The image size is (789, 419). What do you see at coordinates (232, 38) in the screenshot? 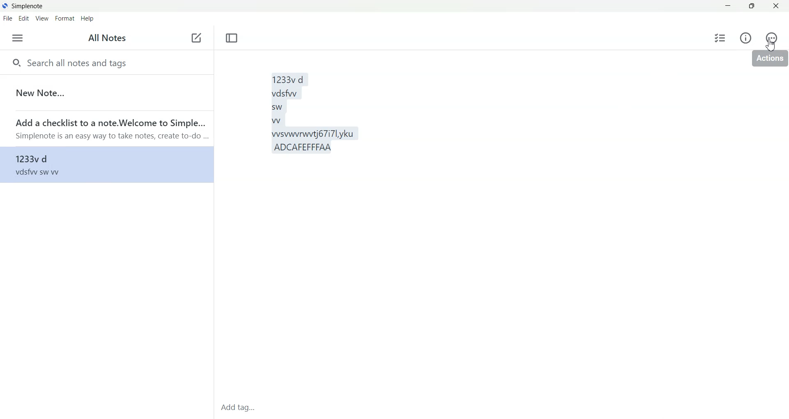
I see `Toggle focus mode` at bounding box center [232, 38].